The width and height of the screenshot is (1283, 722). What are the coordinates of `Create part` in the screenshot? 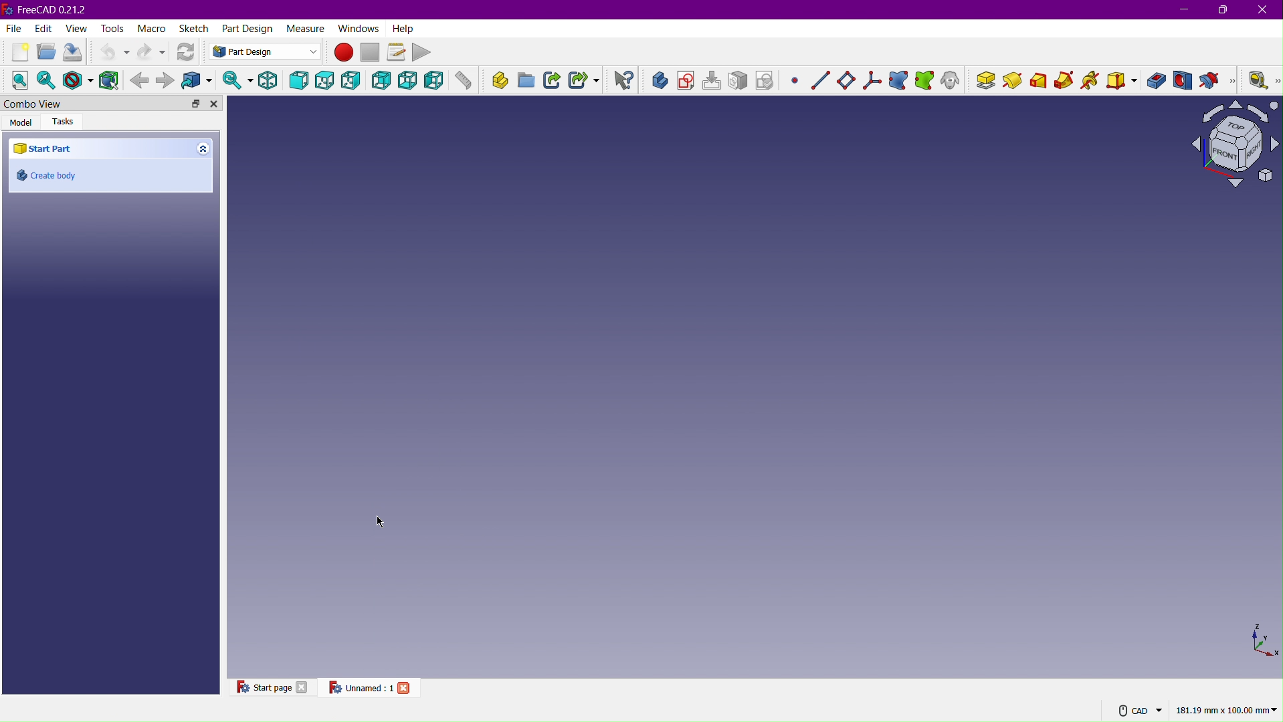 It's located at (497, 82).